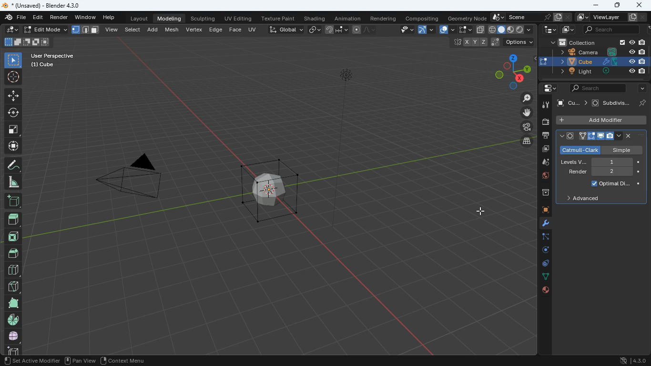 The height and width of the screenshot is (366, 651). Describe the element at coordinates (11, 350) in the screenshot. I see `cube` at that location.